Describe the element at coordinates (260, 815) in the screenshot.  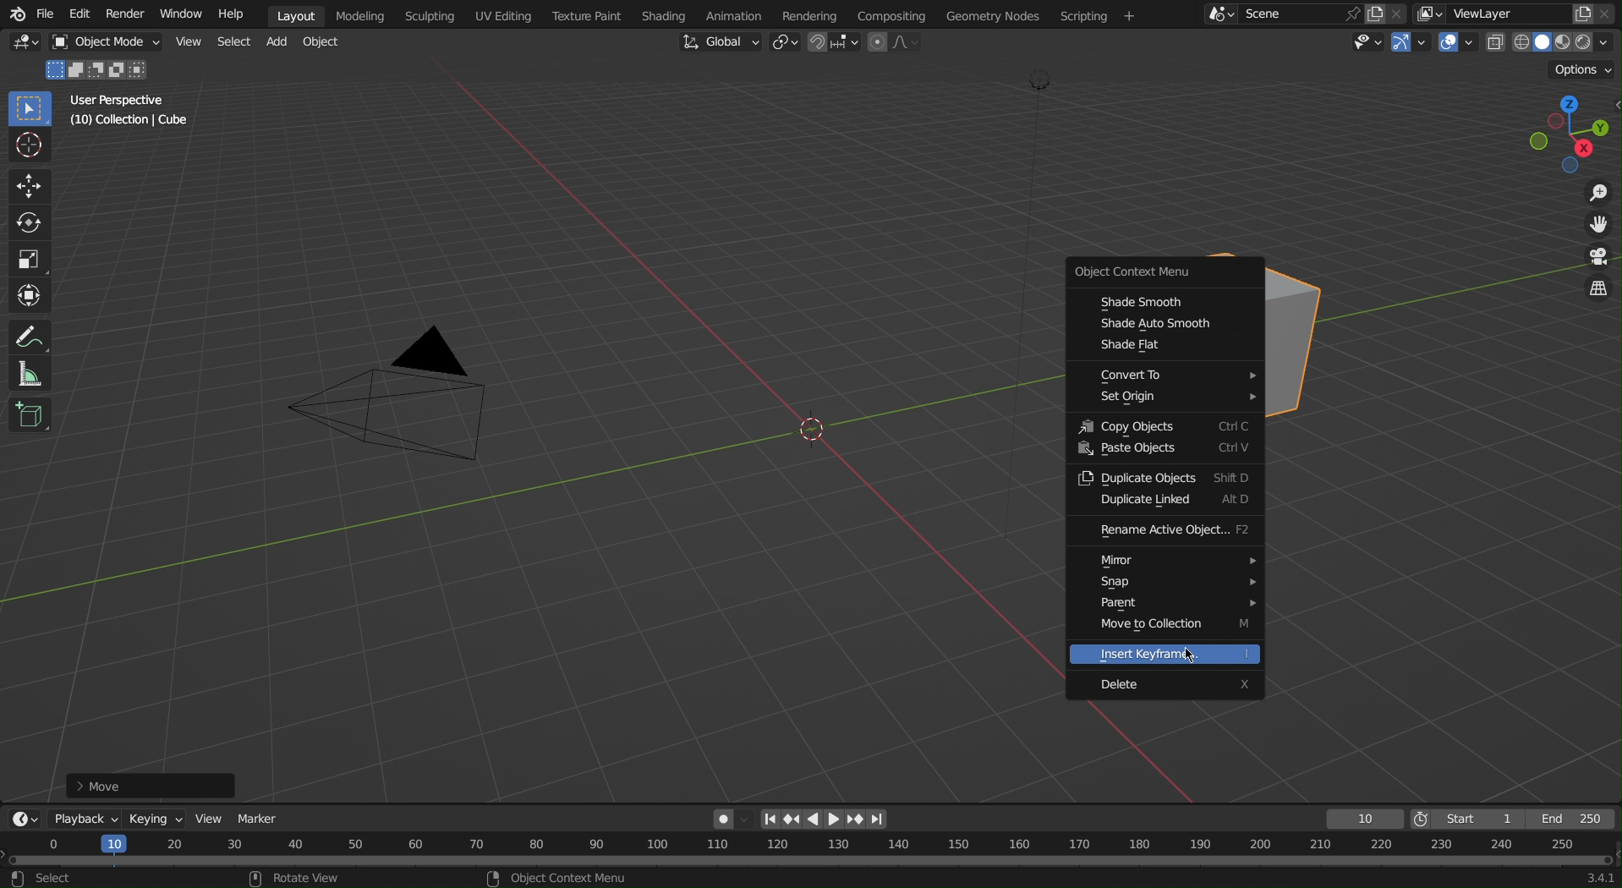
I see `Marker` at that location.